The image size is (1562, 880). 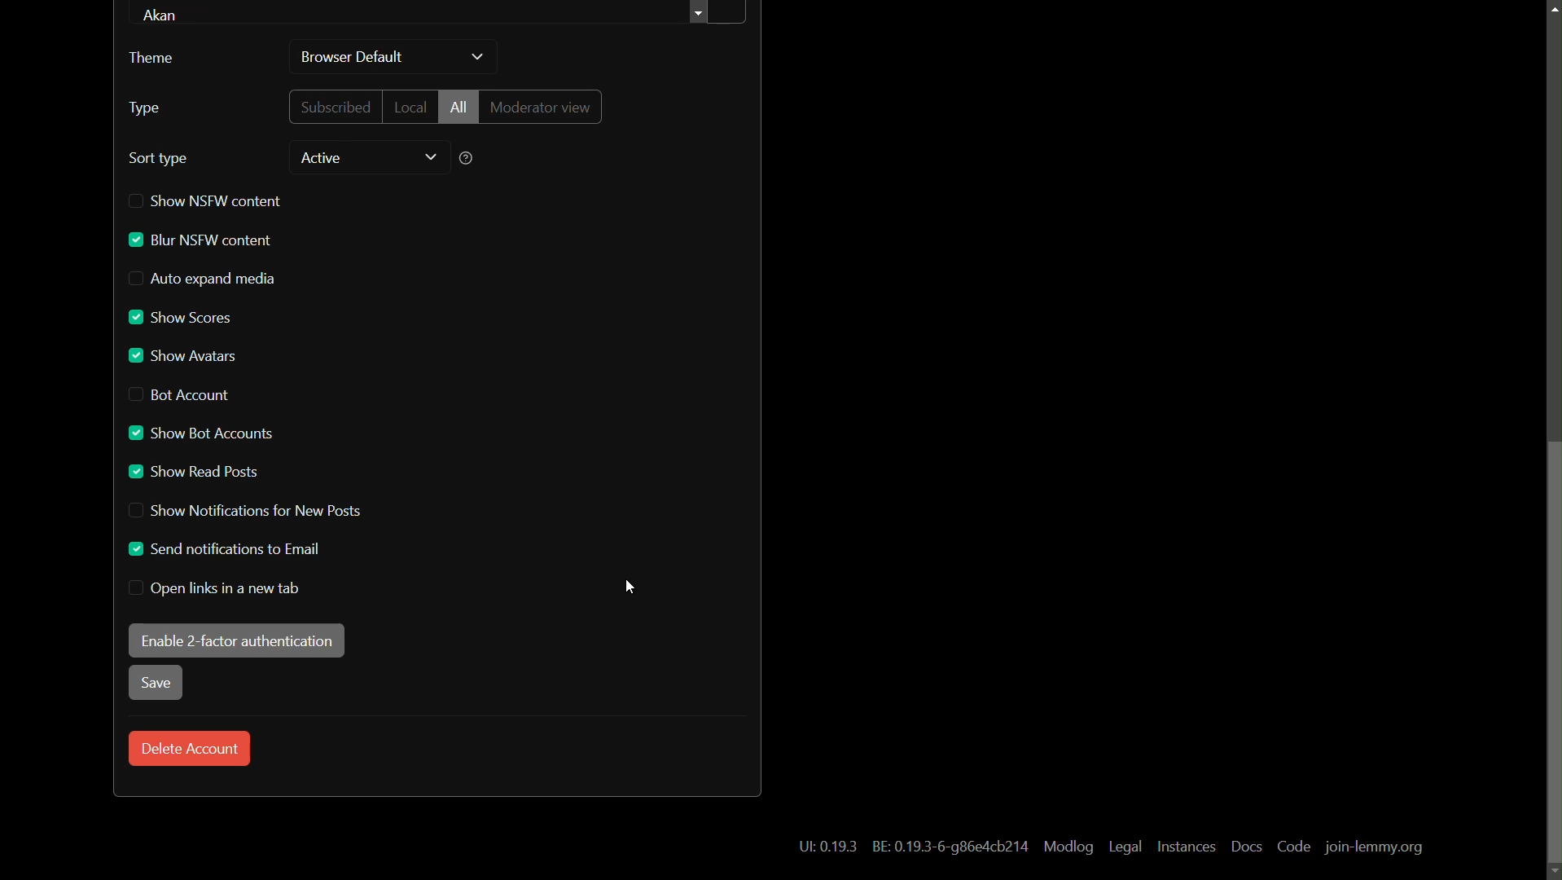 What do you see at coordinates (1295, 847) in the screenshot?
I see `code` at bounding box center [1295, 847].